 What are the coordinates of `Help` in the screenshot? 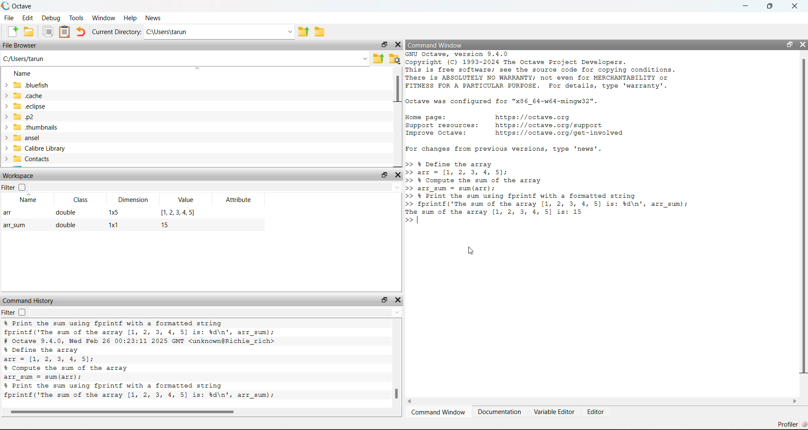 It's located at (130, 16).